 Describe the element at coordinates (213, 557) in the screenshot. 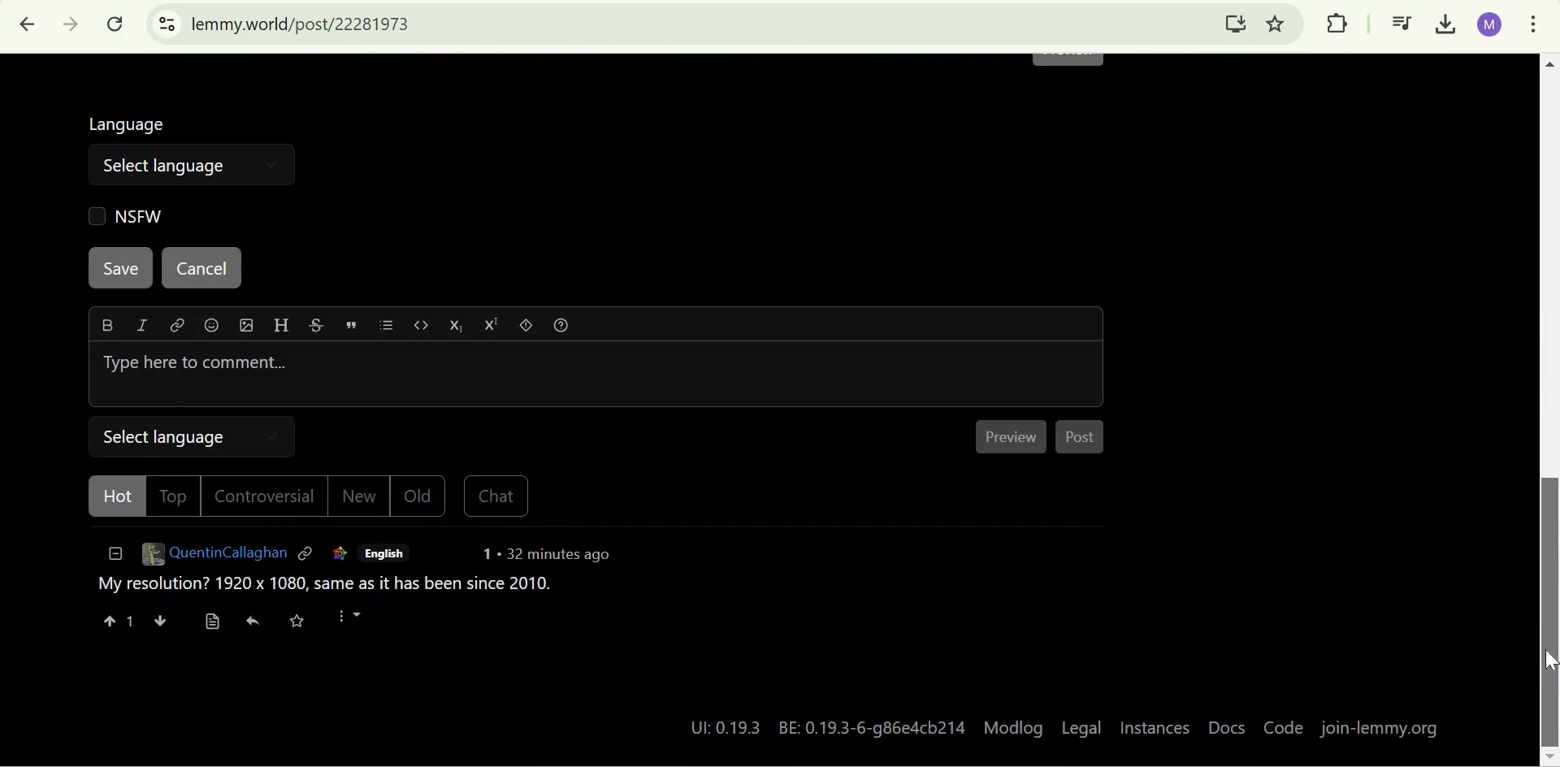

I see `QuentinCallaghan` at that location.